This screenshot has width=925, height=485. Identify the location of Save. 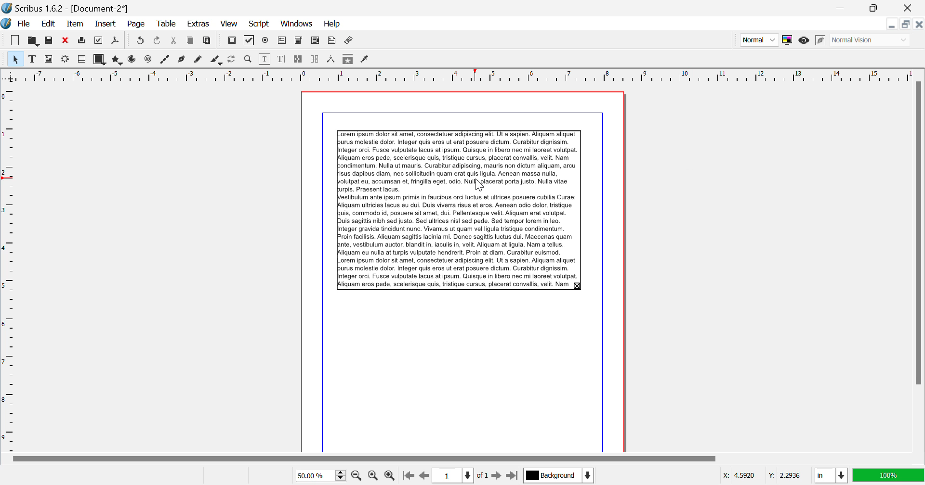
(49, 40).